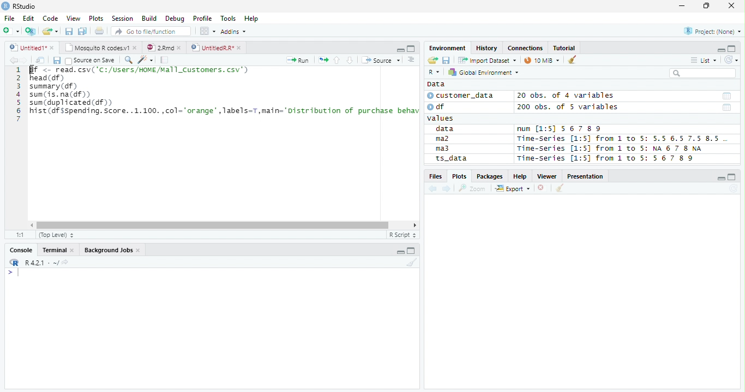 The image size is (745, 392). What do you see at coordinates (28, 17) in the screenshot?
I see `Edit` at bounding box center [28, 17].